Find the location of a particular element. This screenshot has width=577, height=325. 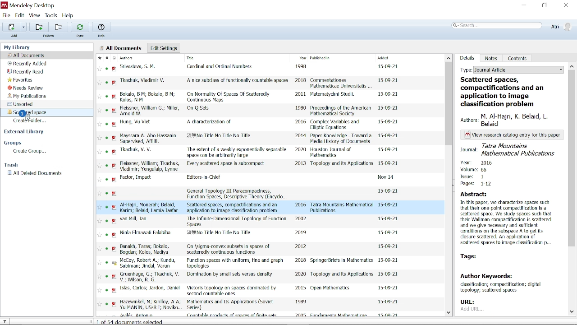

Document format is located at coordinates (114, 58).